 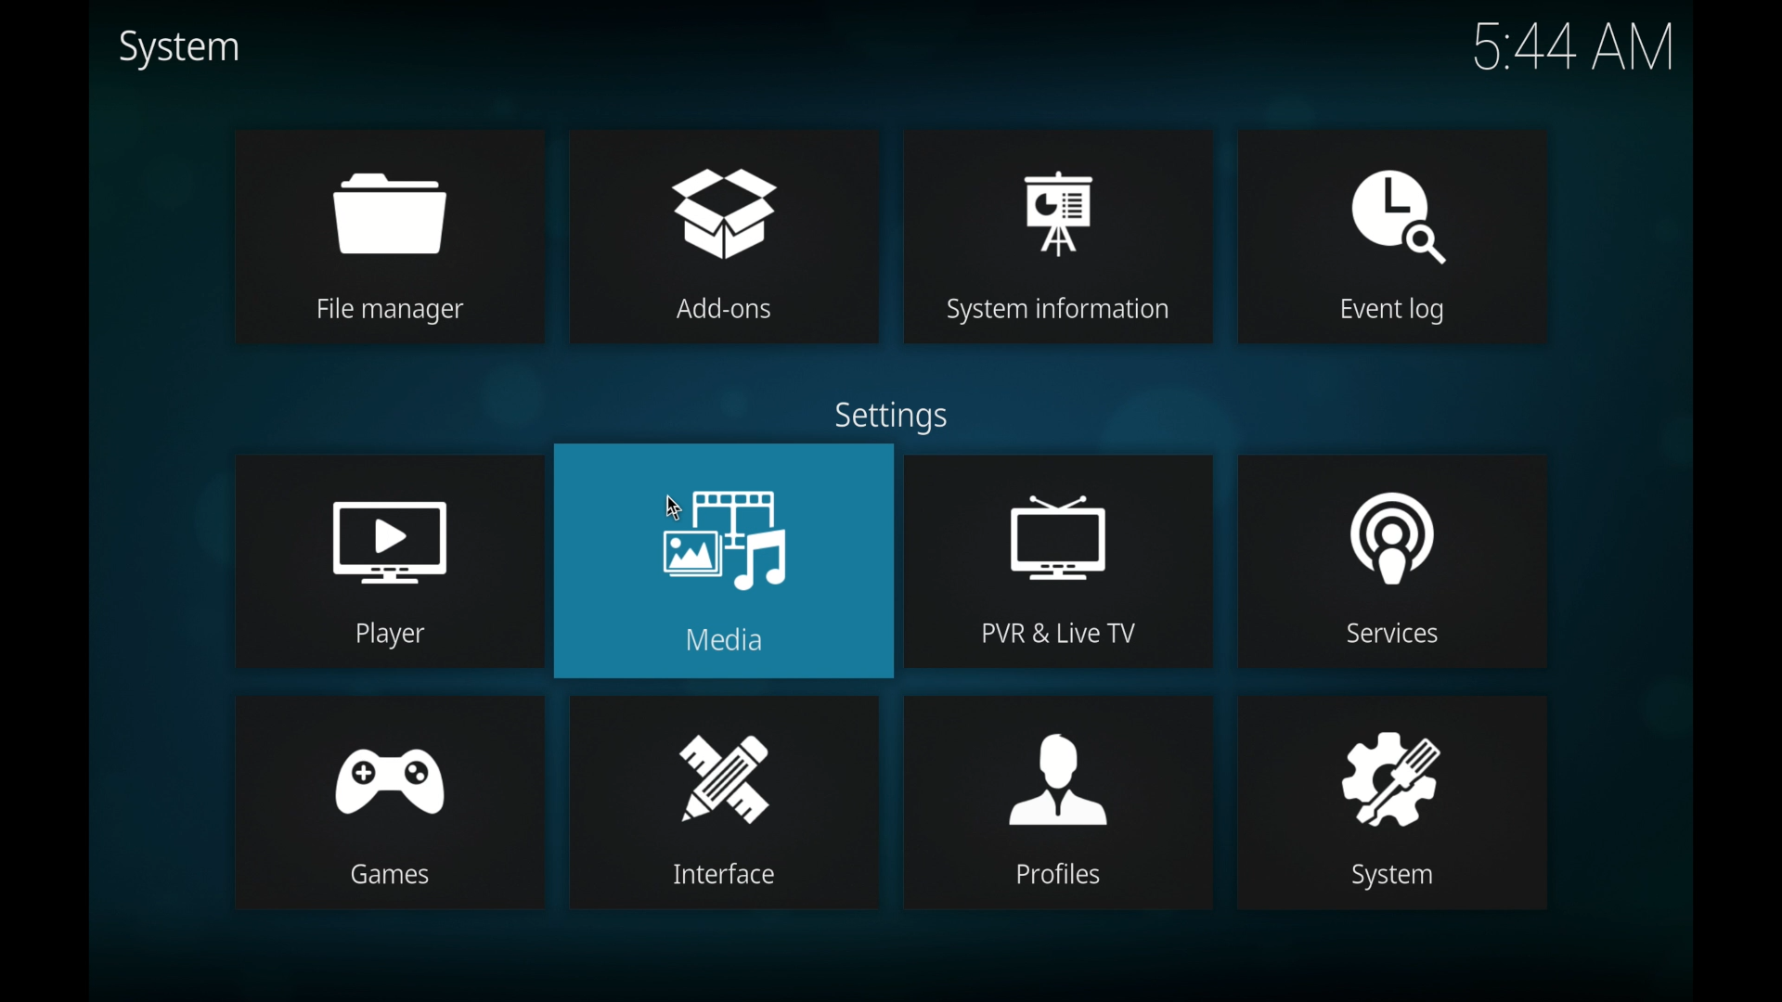 I want to click on settings, so click(x=892, y=417).